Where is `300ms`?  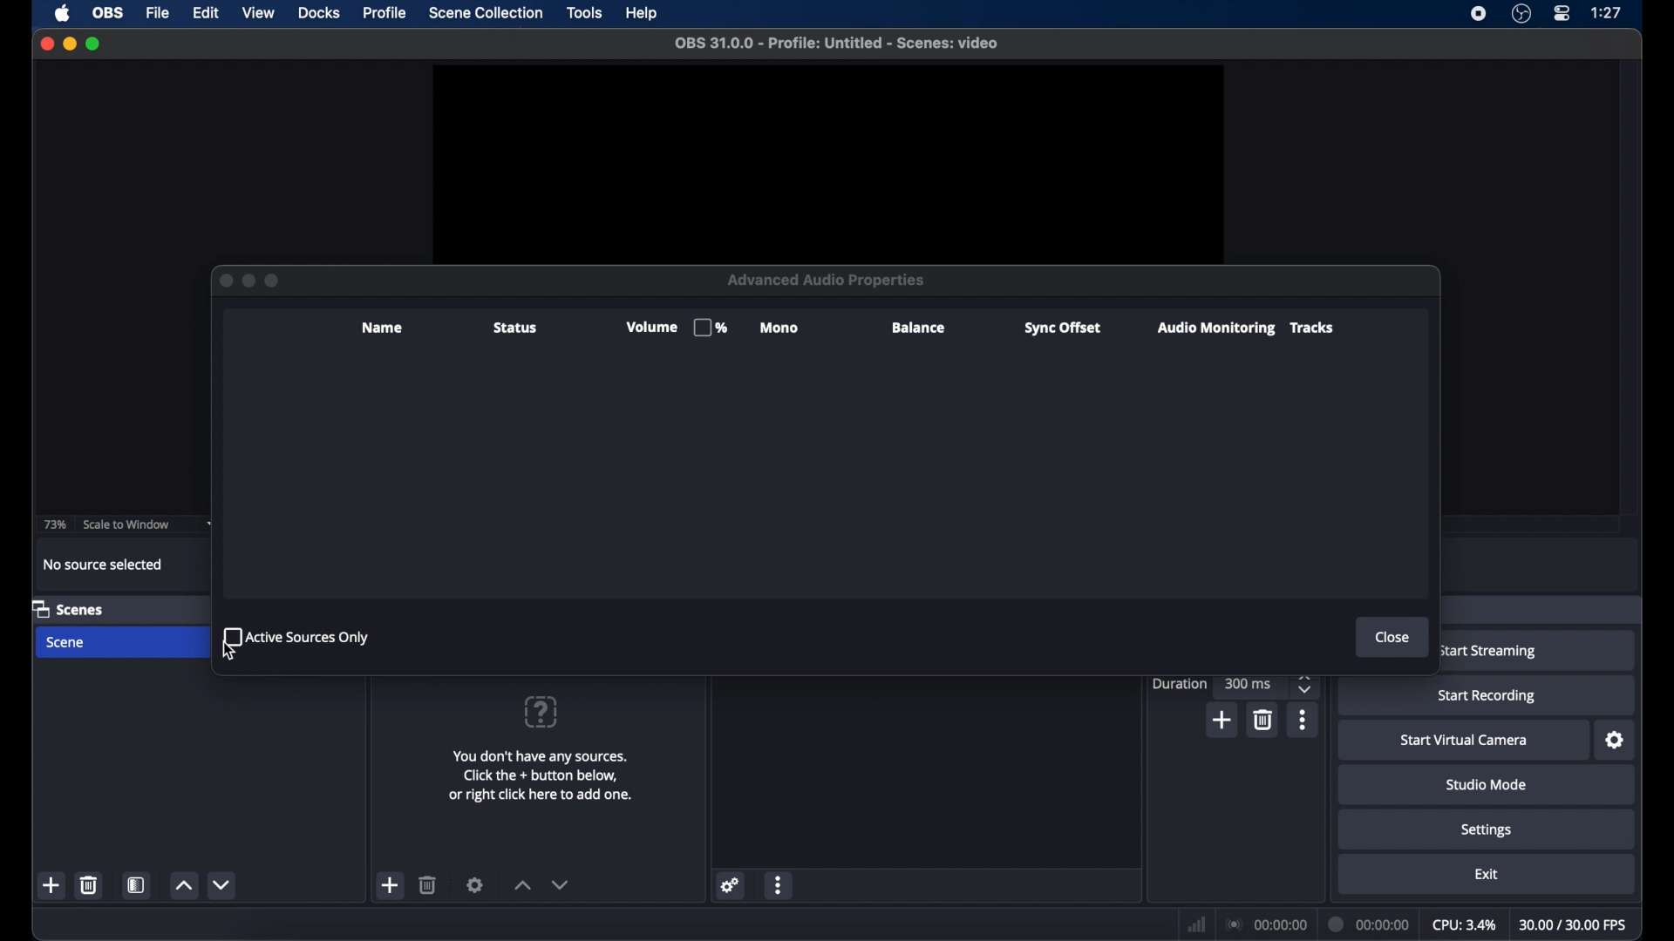
300ms is located at coordinates (1249, 684).